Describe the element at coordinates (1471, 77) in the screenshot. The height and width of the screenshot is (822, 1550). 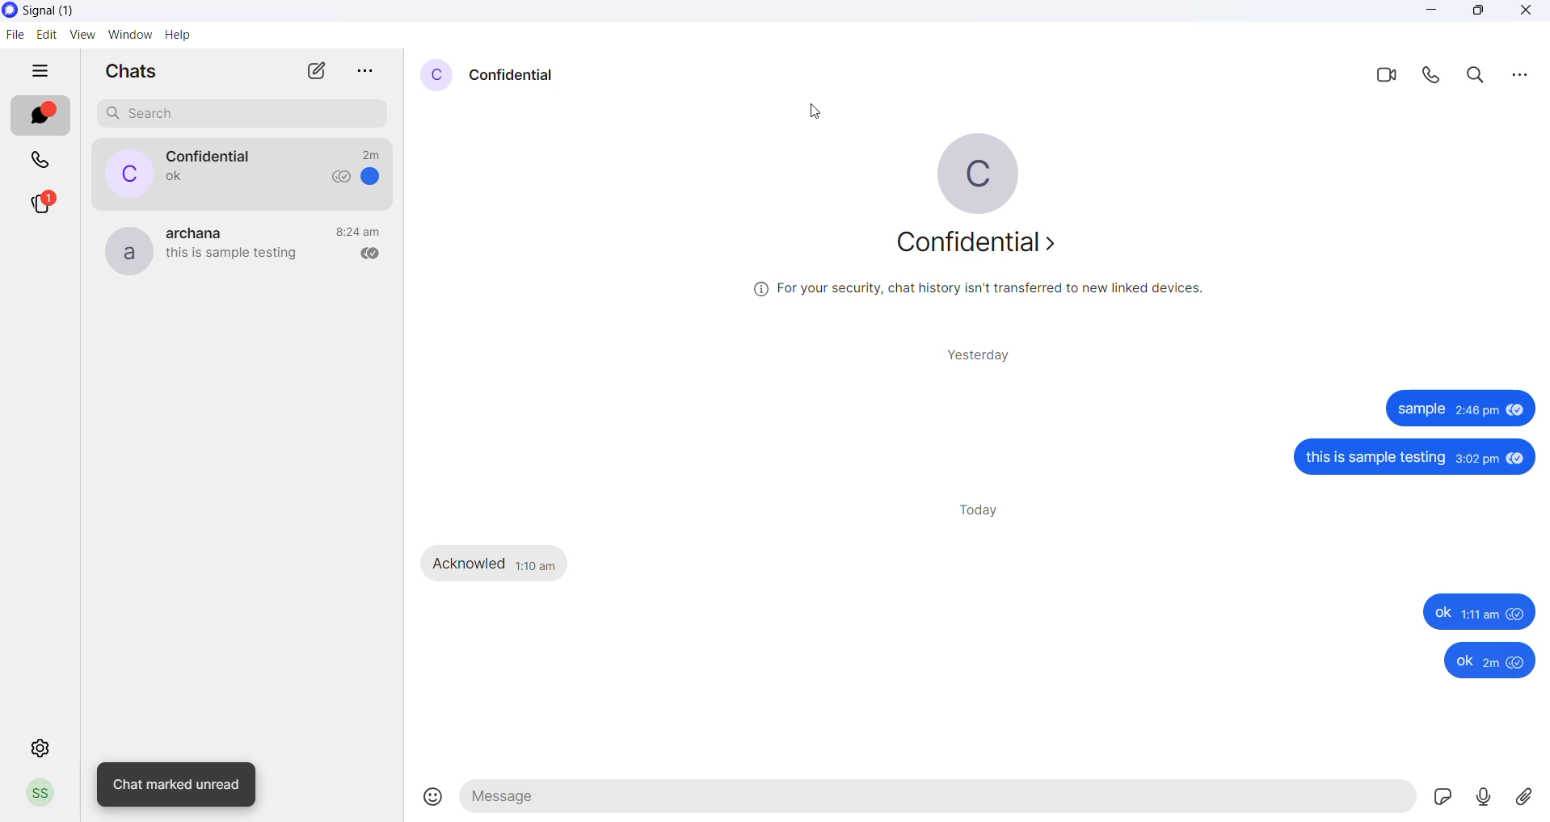
I see `search in chat` at that location.